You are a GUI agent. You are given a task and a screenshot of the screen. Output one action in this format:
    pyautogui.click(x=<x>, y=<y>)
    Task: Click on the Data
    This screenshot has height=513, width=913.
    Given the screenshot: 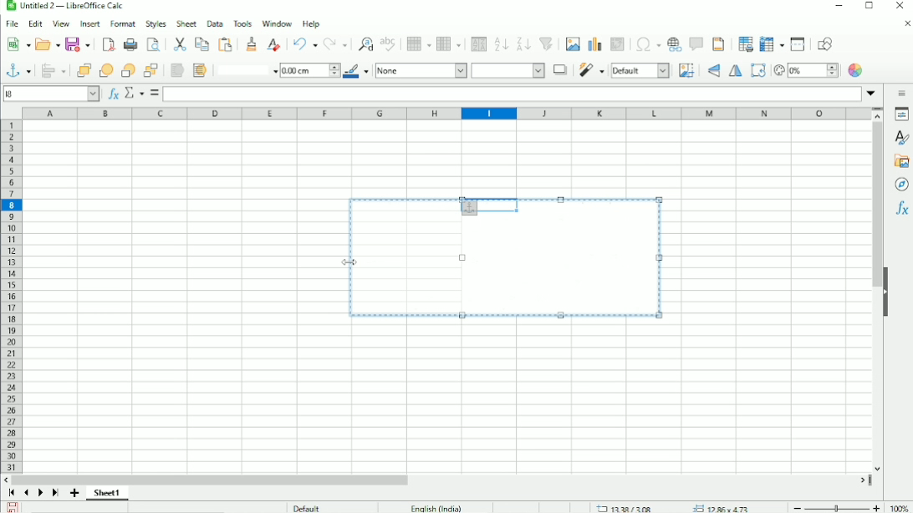 What is the action you would take?
    pyautogui.click(x=214, y=23)
    